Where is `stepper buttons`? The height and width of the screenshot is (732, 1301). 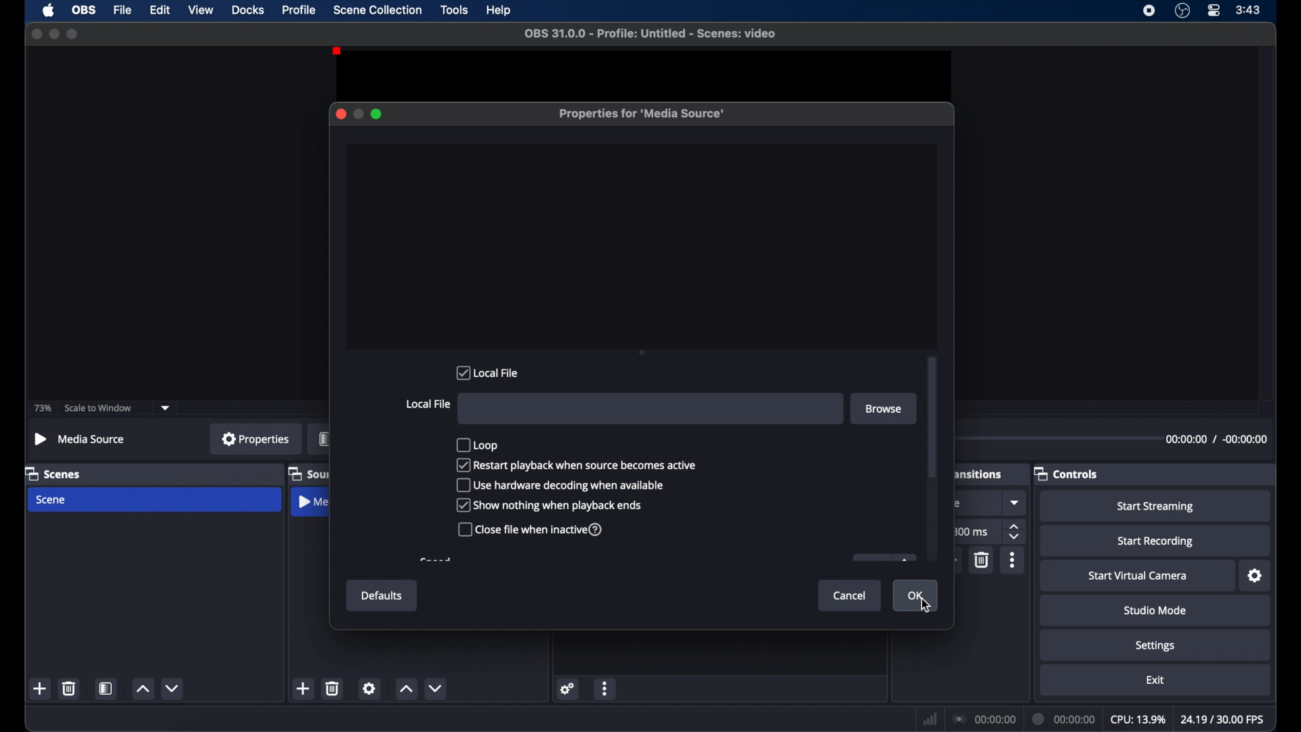
stepper buttons is located at coordinates (1014, 531).